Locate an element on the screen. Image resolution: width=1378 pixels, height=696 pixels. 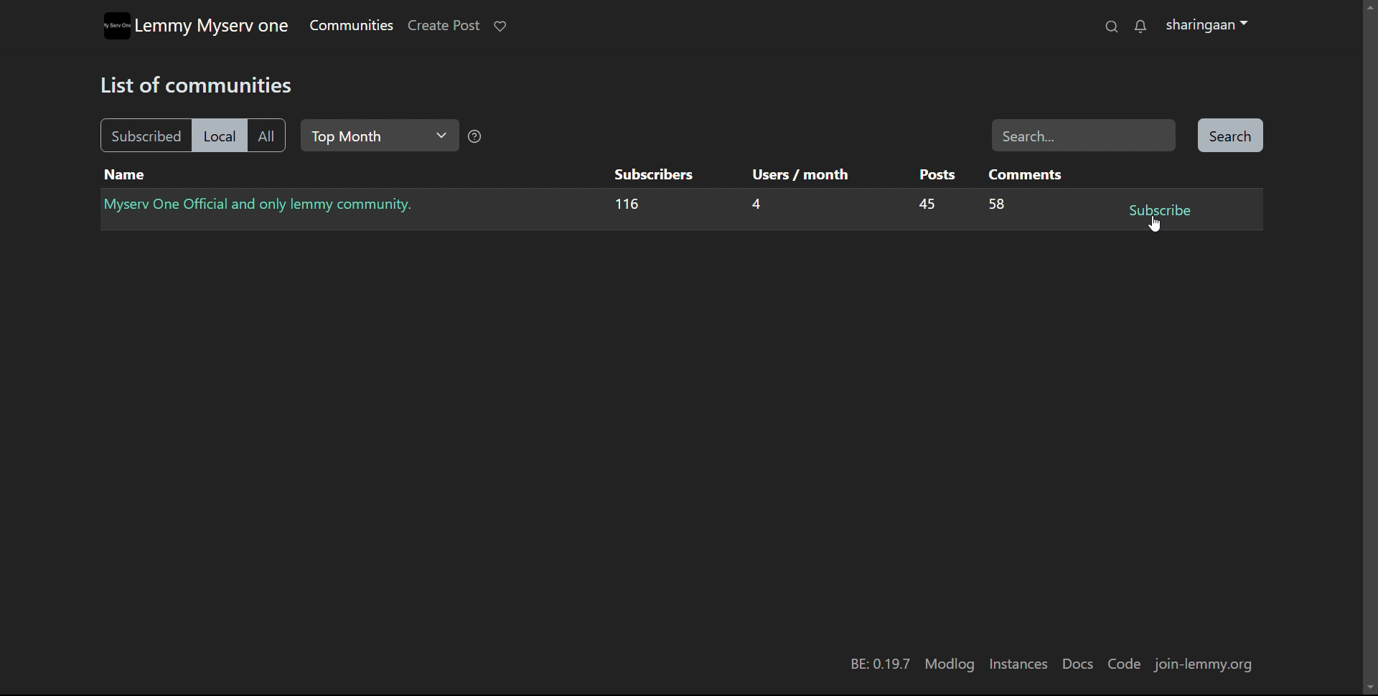
Search is located at coordinates (1084, 135).